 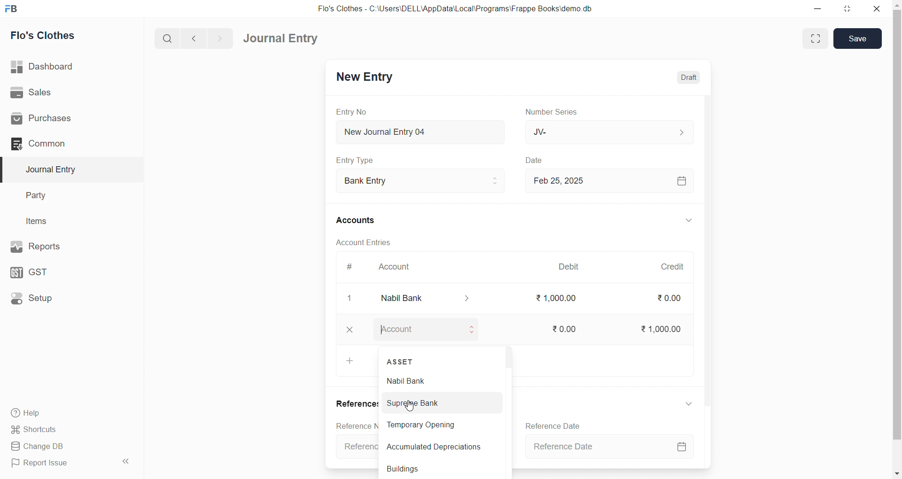 I want to click on Reference Date, so click(x=609, y=447).